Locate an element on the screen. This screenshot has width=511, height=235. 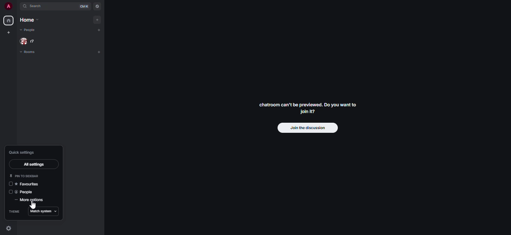
home is located at coordinates (32, 20).